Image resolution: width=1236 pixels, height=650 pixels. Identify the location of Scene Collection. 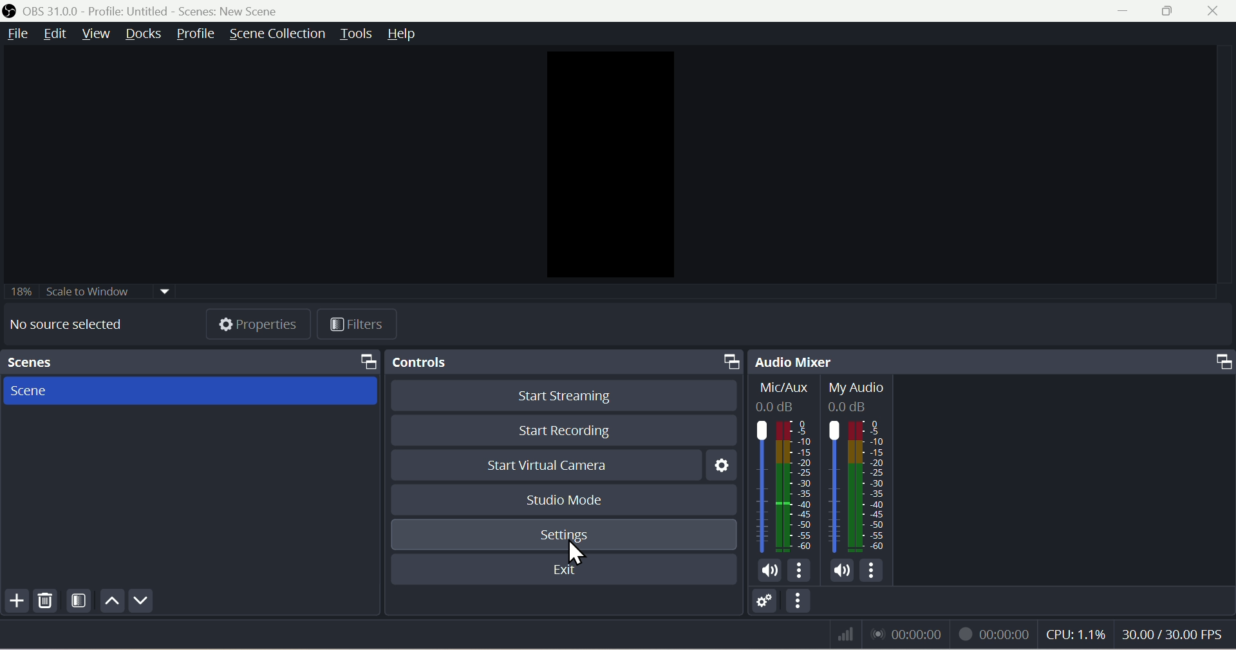
(276, 33).